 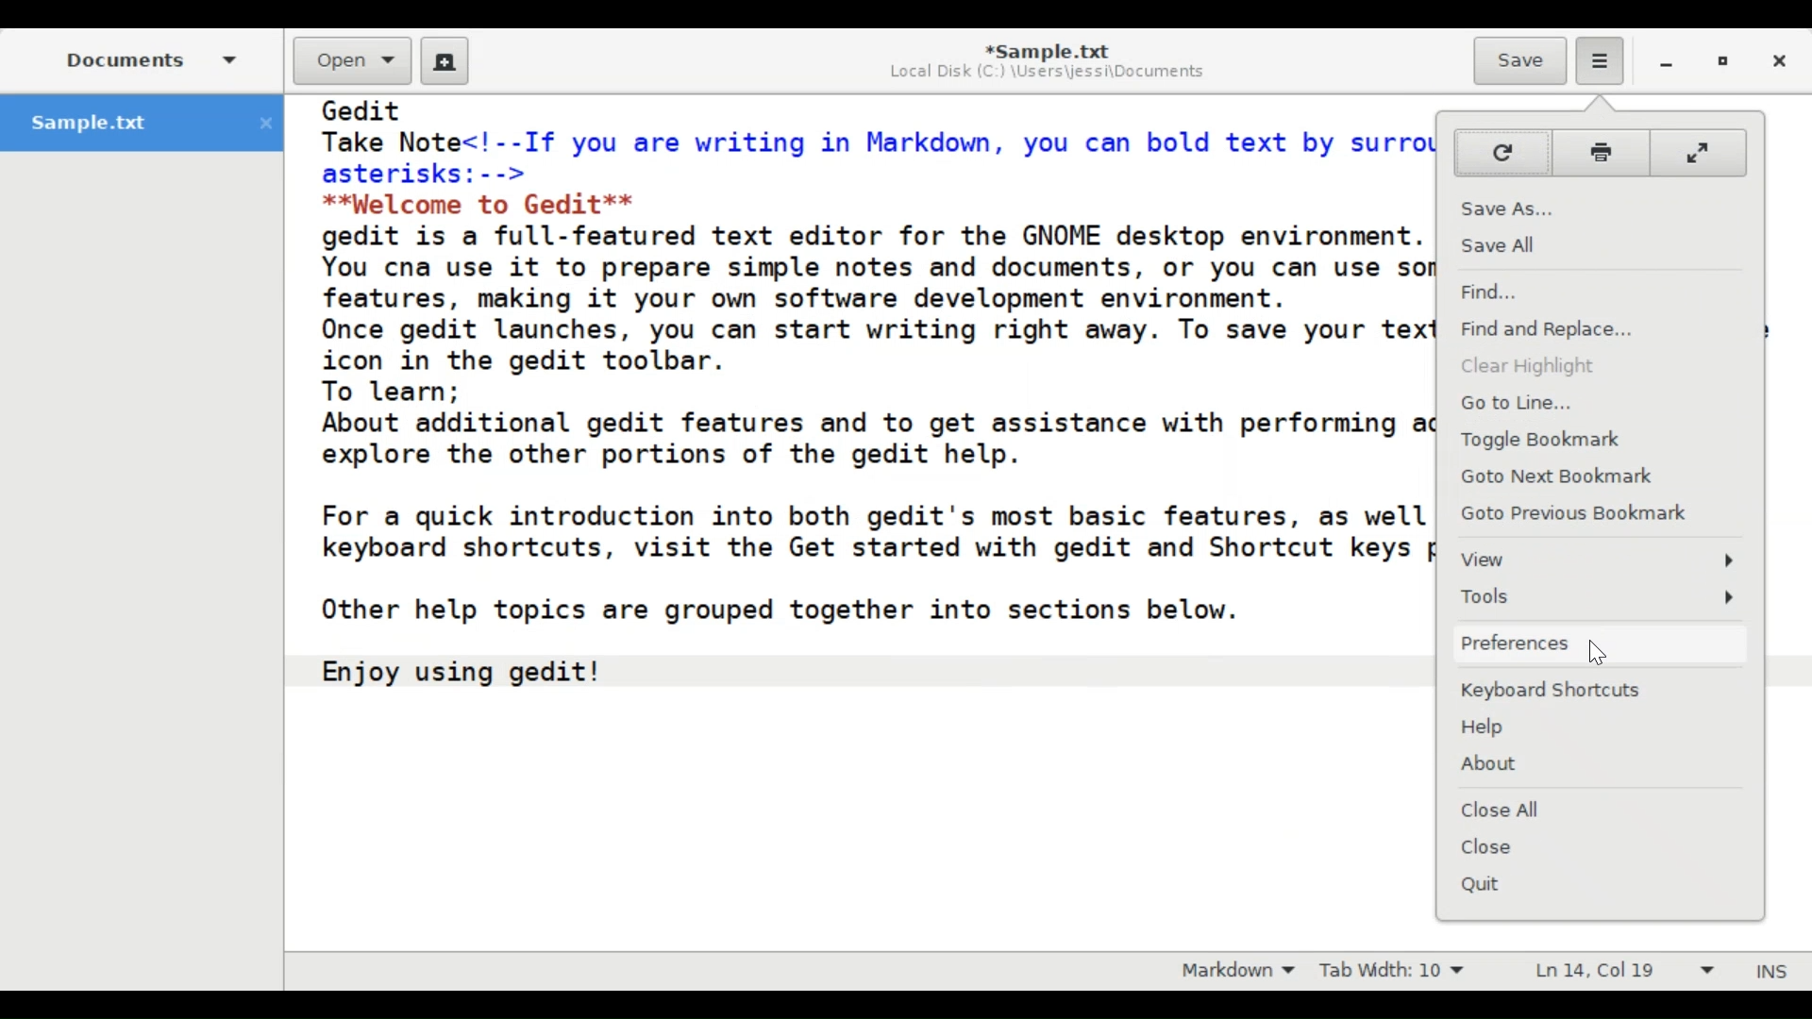 I want to click on Documents, so click(x=154, y=59).